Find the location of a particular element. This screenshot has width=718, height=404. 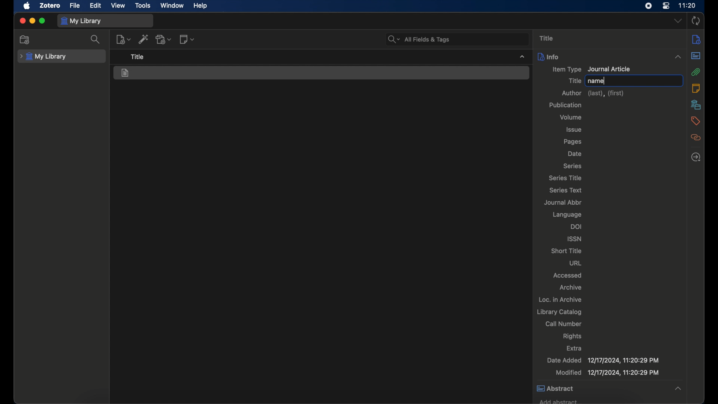

library catalog is located at coordinates (559, 312).